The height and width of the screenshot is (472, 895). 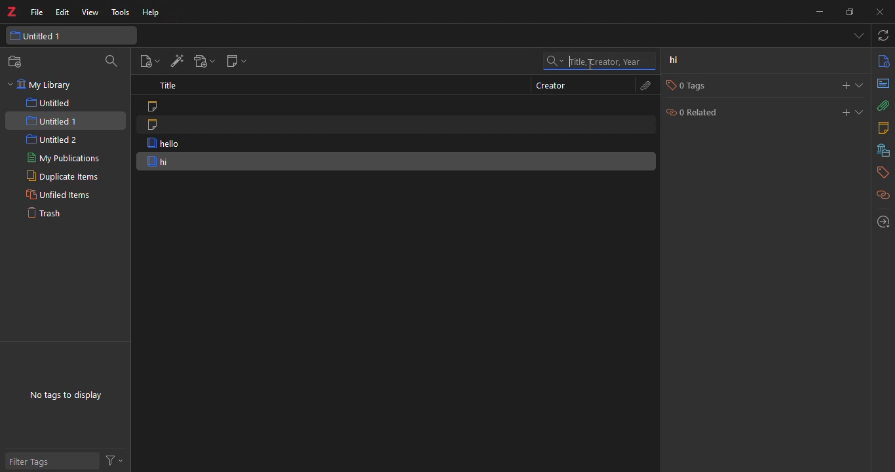 I want to click on untitled, so click(x=51, y=103).